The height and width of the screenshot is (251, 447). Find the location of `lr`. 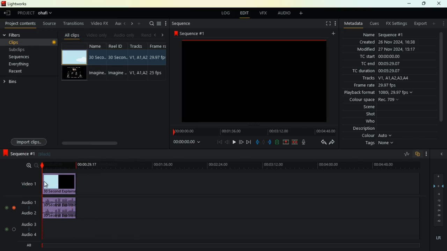

lr is located at coordinates (437, 238).